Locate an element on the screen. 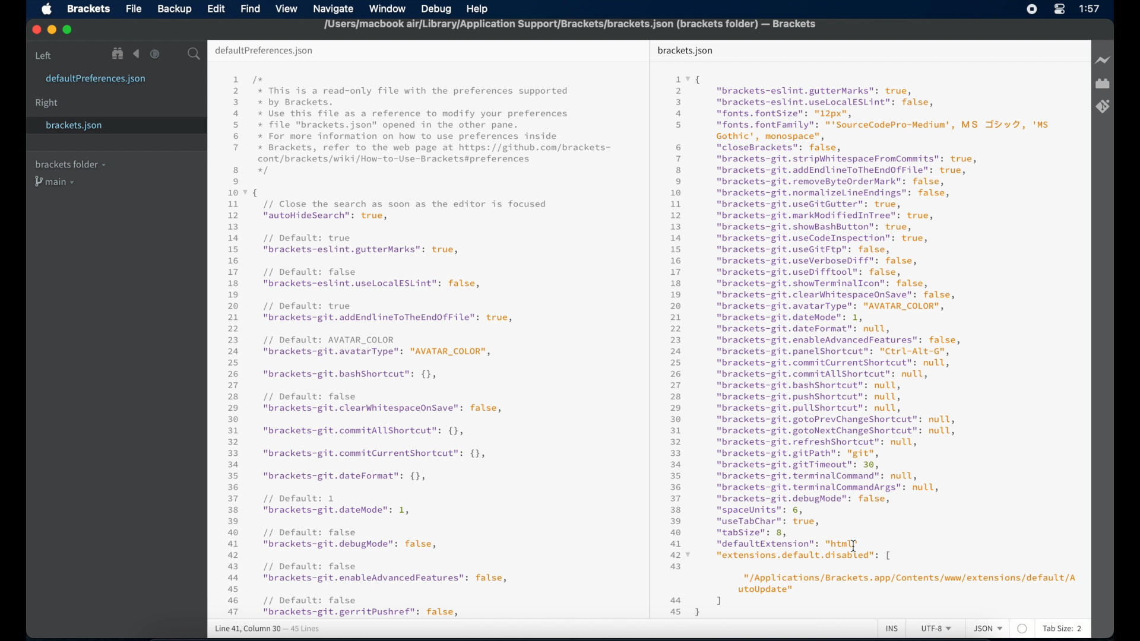 The width and height of the screenshot is (1140, 641). debug is located at coordinates (437, 9).